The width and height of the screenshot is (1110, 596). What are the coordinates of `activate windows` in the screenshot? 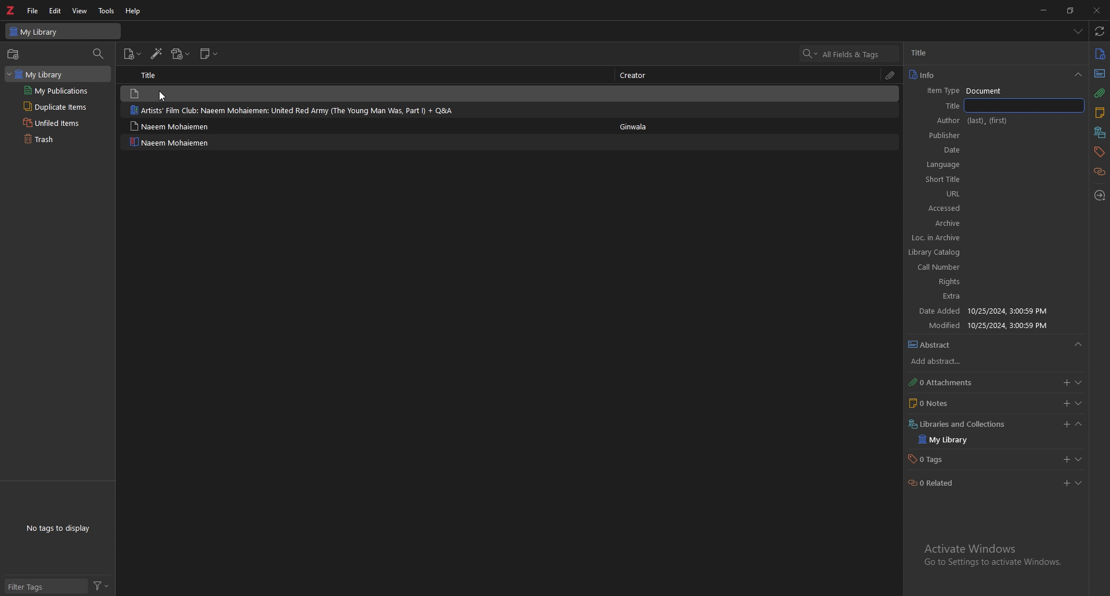 It's located at (990, 556).